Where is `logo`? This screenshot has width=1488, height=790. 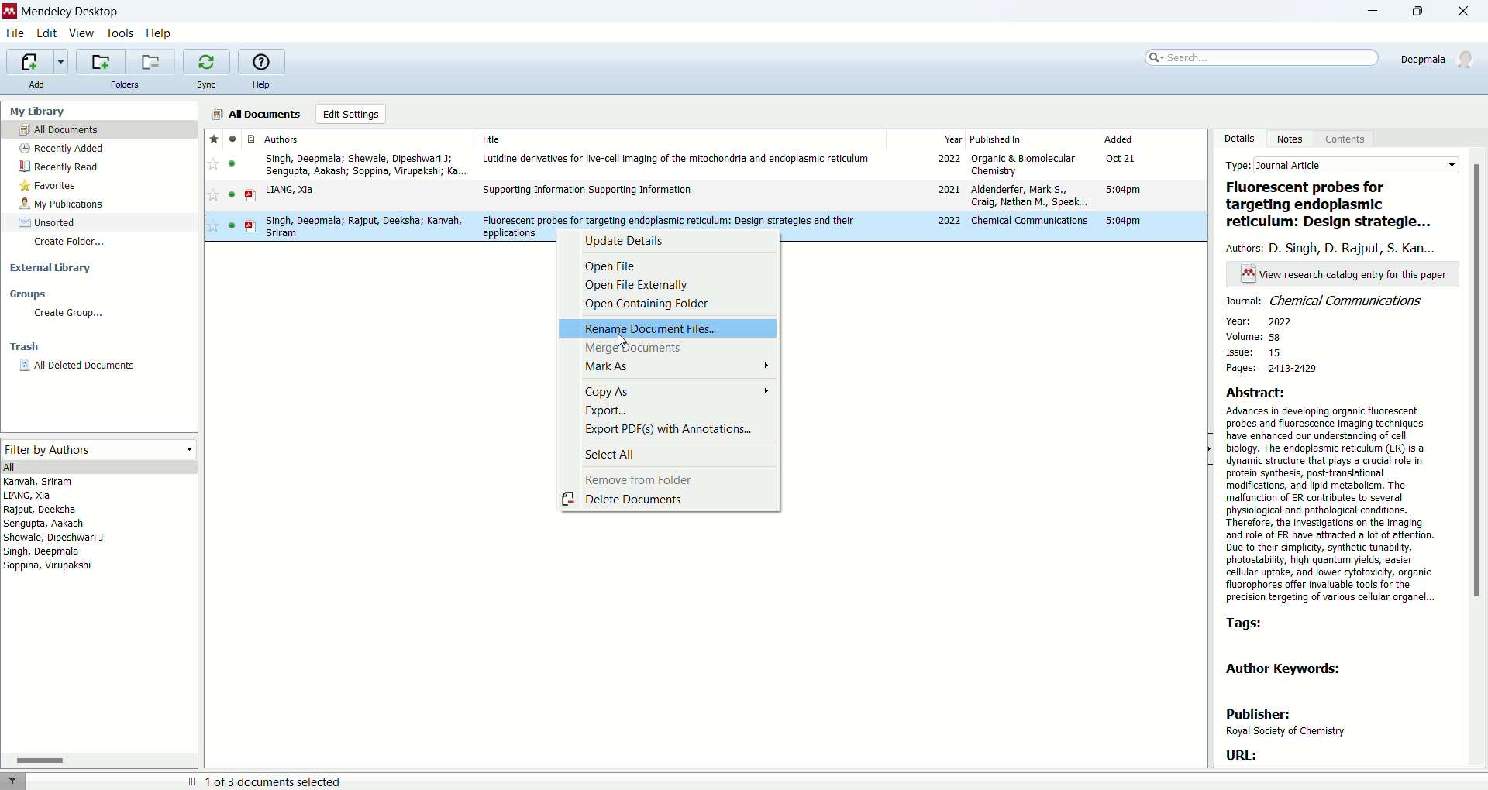
logo is located at coordinates (9, 10).